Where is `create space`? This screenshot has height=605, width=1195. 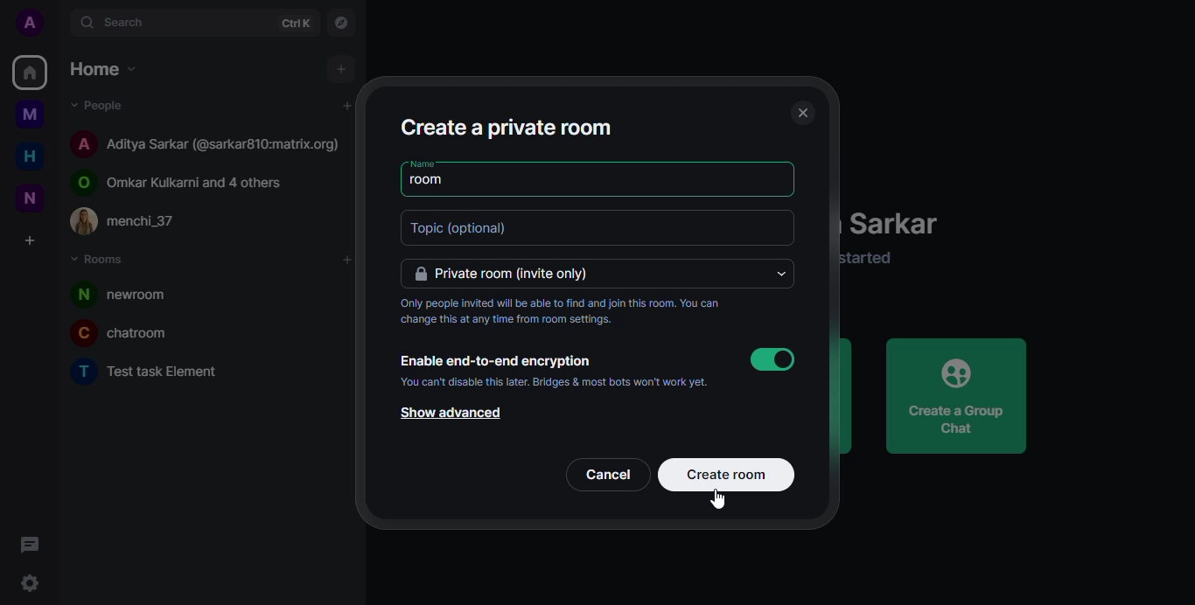 create space is located at coordinates (31, 242).